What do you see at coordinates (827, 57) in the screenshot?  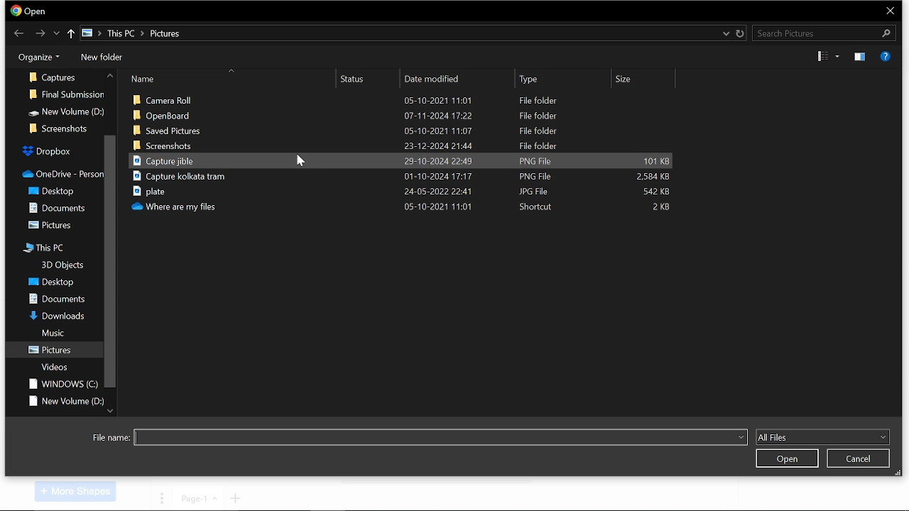 I see `view options` at bounding box center [827, 57].